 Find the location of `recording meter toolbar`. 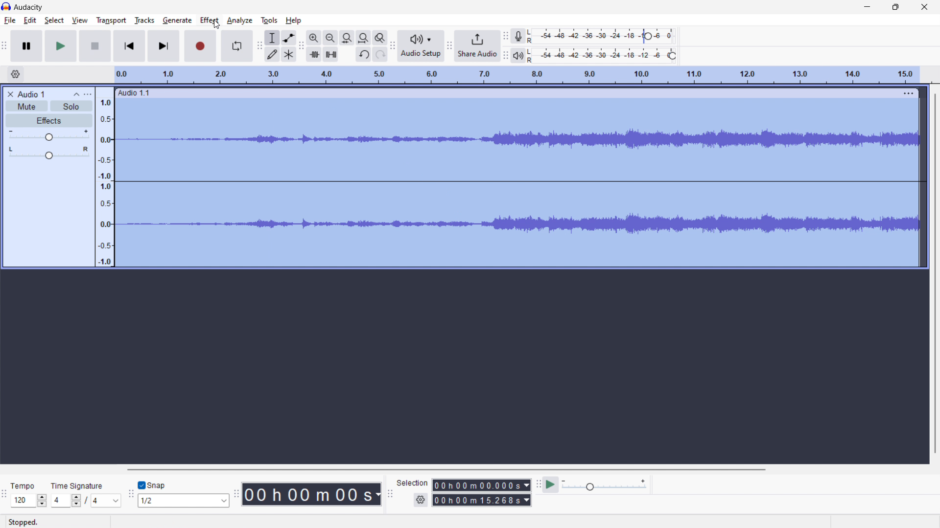

recording meter toolbar is located at coordinates (505, 36).